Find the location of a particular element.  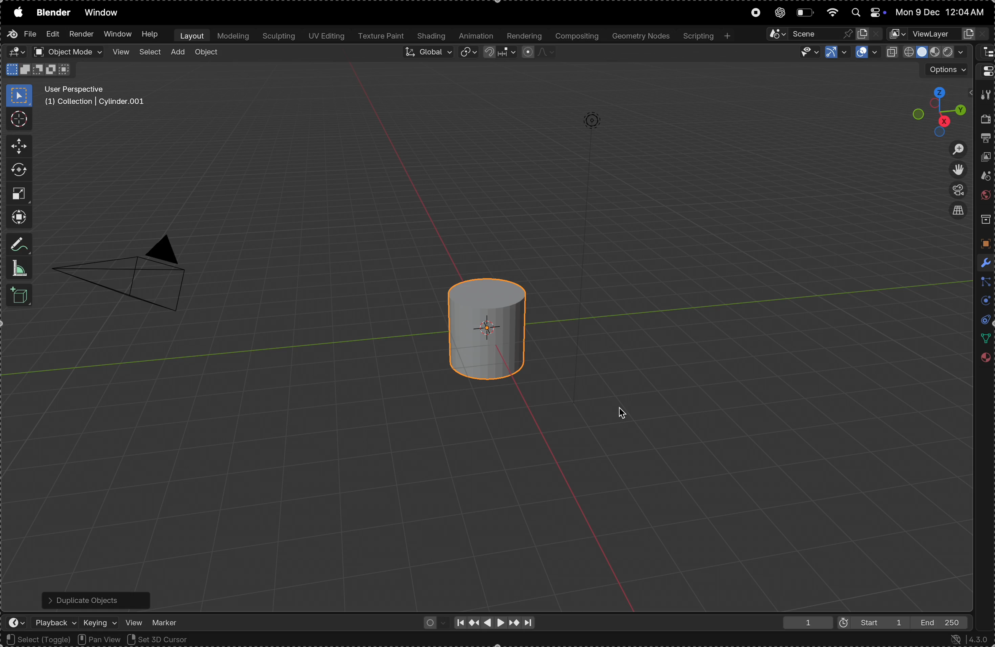

visibility is located at coordinates (806, 52).